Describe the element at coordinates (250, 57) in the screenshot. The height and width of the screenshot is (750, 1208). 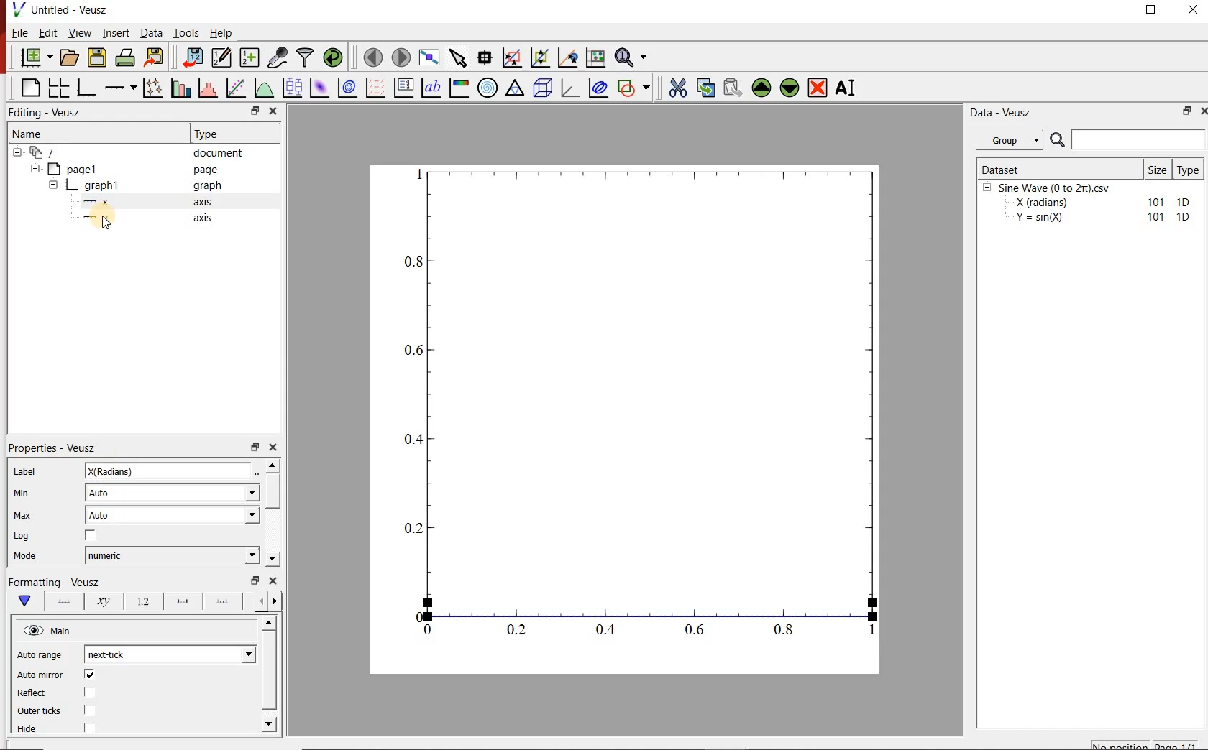
I see `create new datasets` at that location.